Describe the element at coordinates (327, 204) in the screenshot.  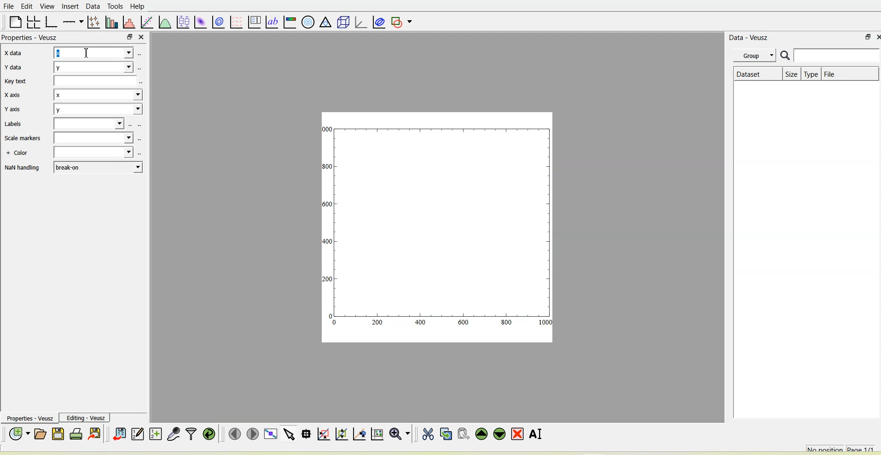
I see `1600!` at that location.